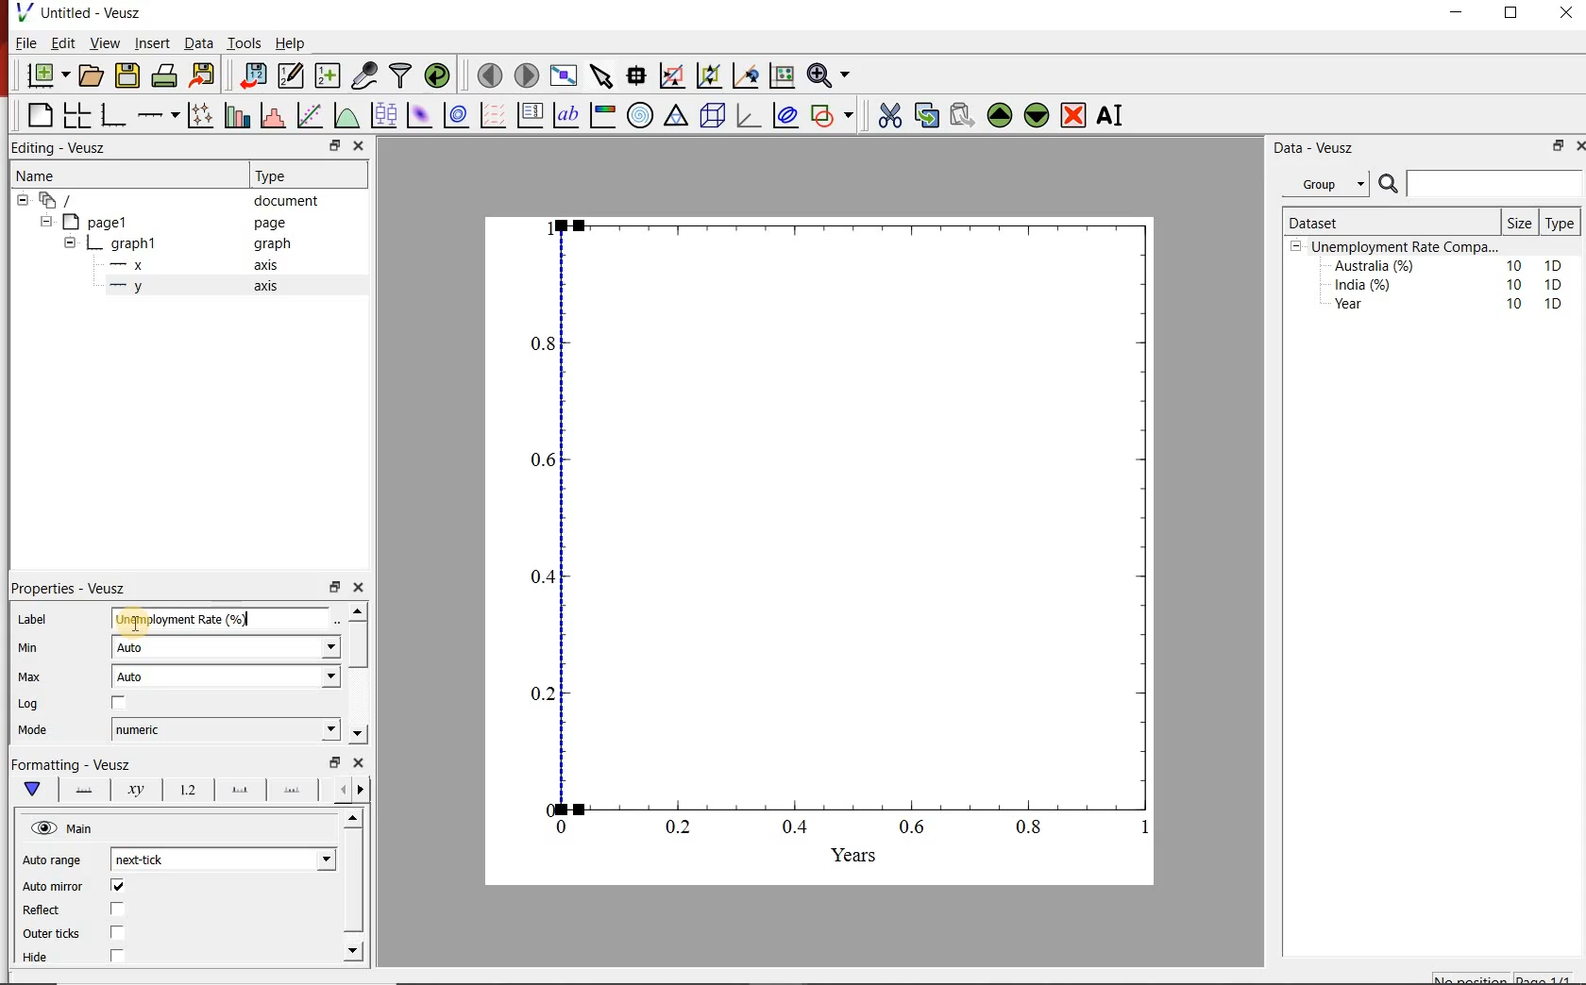 Image resolution: width=1586 pixels, height=985 pixels. Describe the element at coordinates (419, 115) in the screenshot. I see `plot 2d datasets as image` at that location.